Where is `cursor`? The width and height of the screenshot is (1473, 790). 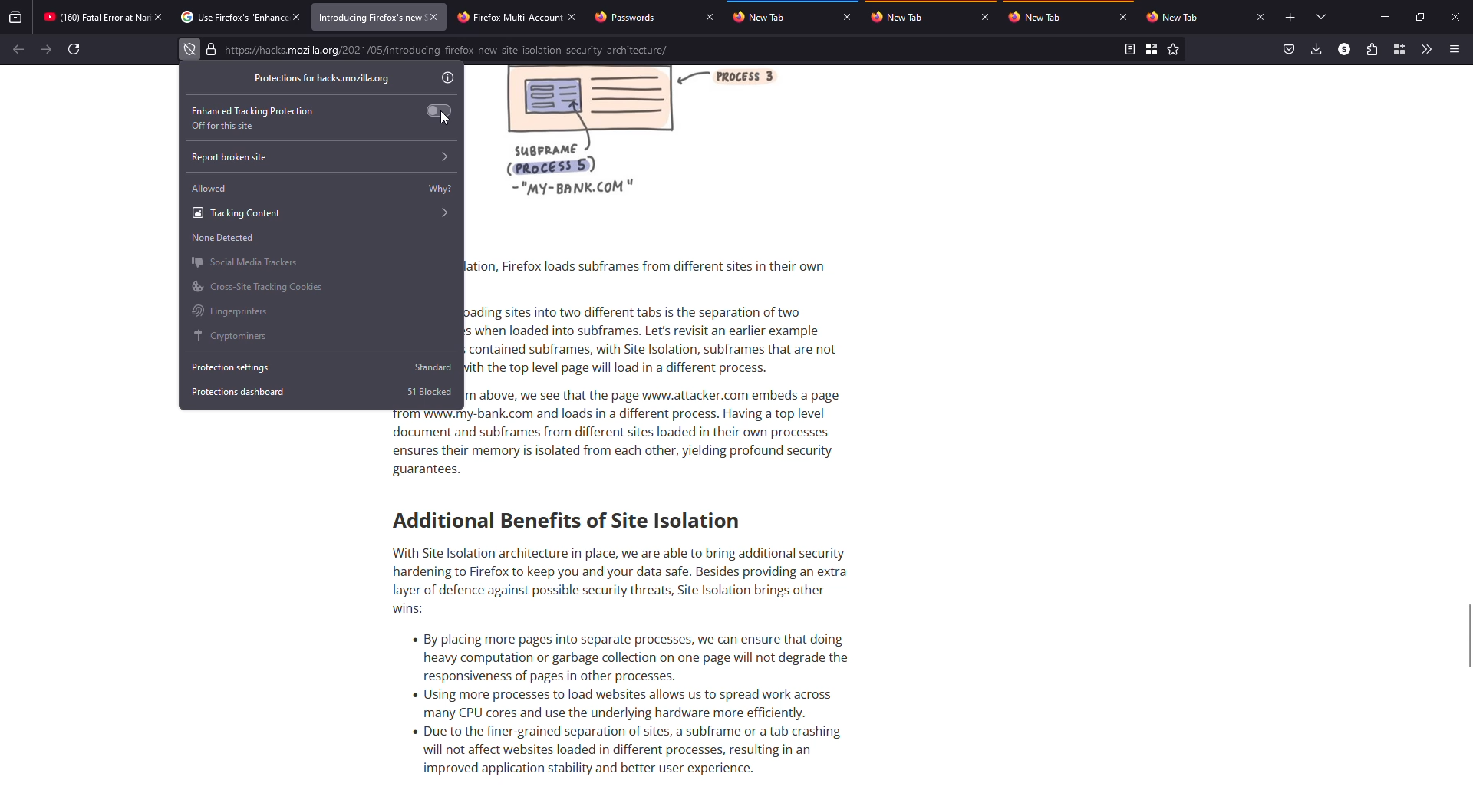
cursor is located at coordinates (447, 117).